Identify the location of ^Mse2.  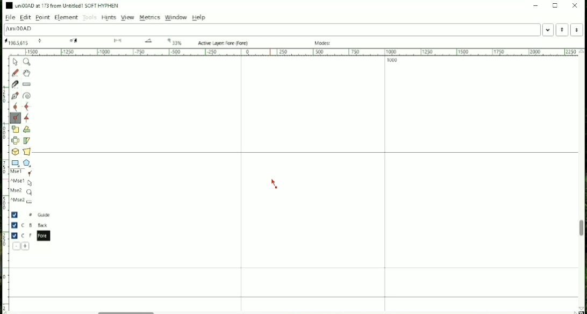
(23, 201).